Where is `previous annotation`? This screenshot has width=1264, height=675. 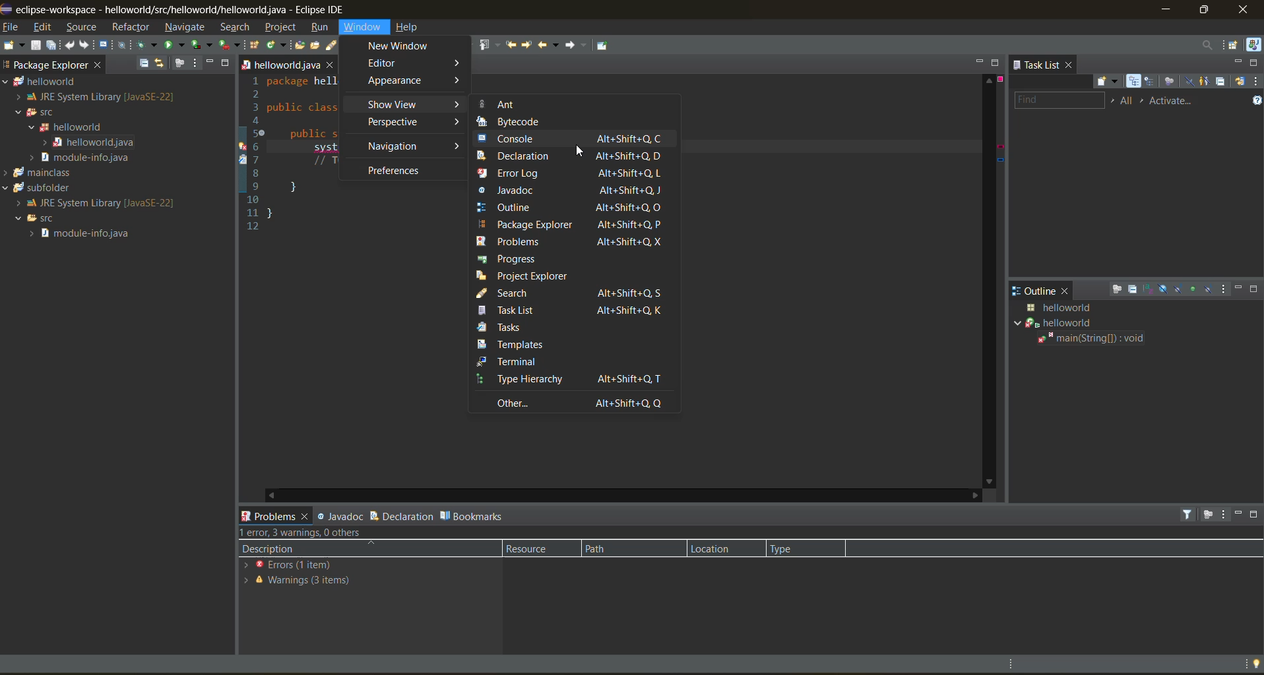
previous annotation is located at coordinates (491, 45).